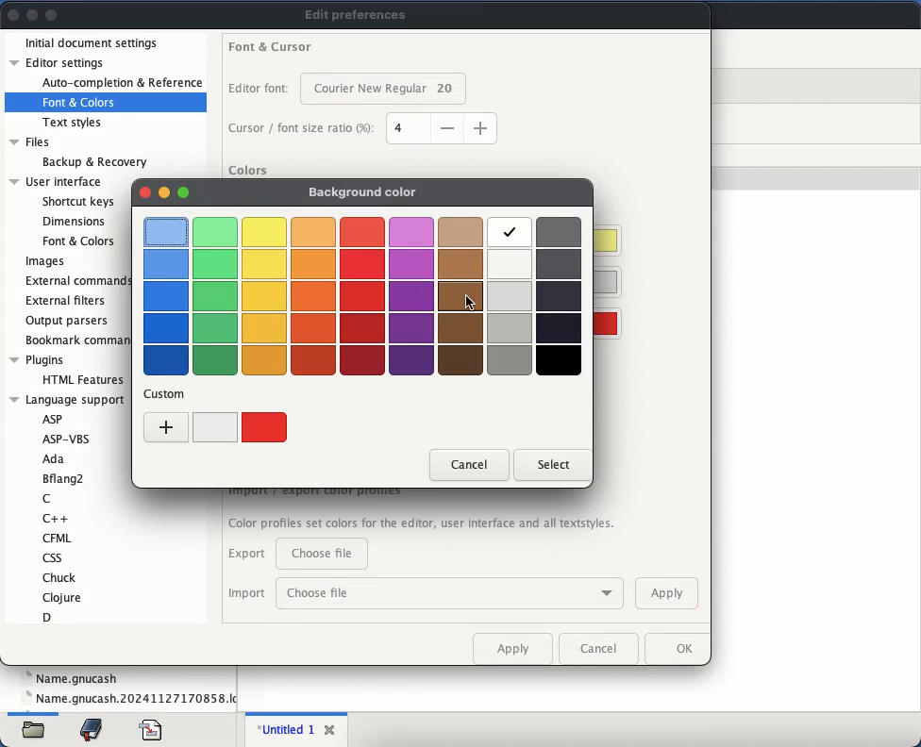  Describe the element at coordinates (129, 699) in the screenshot. I see `name.gnucash` at that location.